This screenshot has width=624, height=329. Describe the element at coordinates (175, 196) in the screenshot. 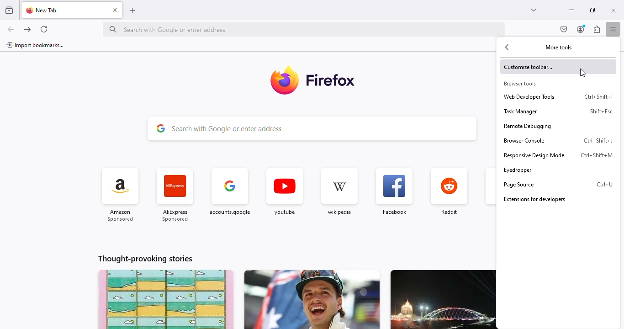

I see `AliExpress` at that location.